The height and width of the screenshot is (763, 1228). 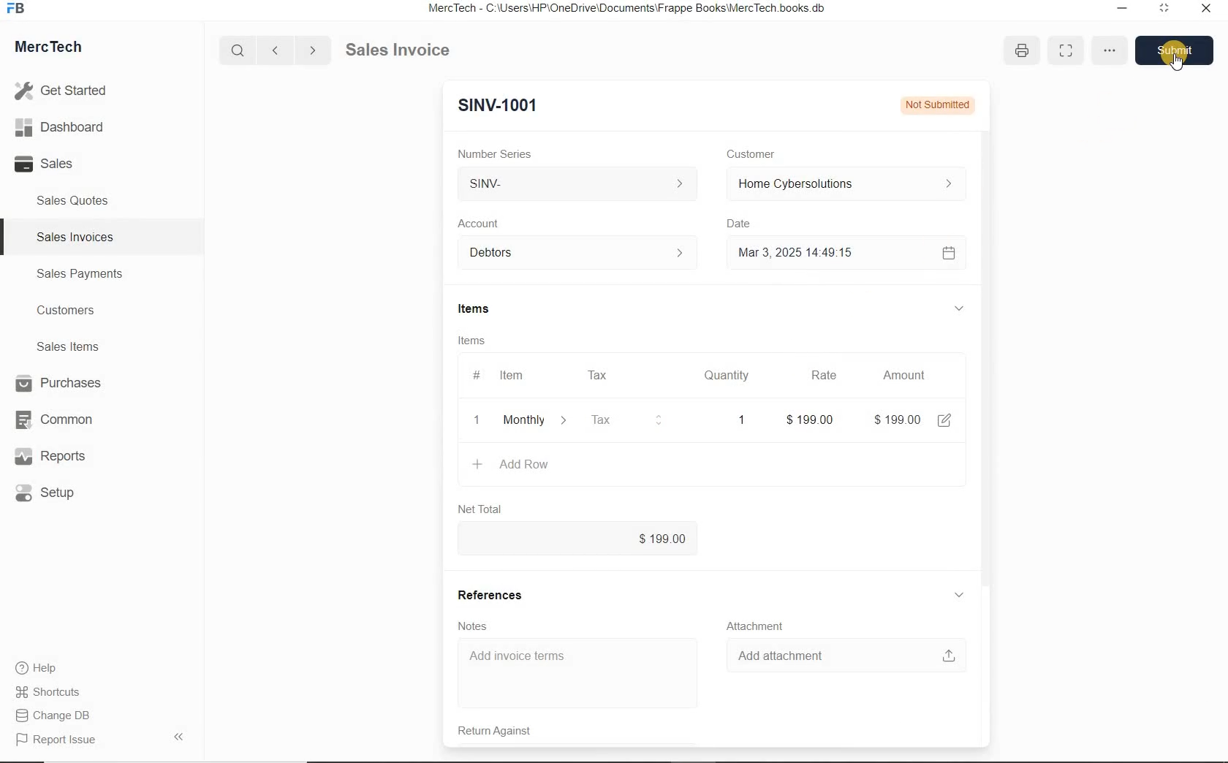 I want to click on MercTech - C:\Users\HP\OneDrive\Documents\Frappe Books\MercTech books db, so click(x=629, y=9).